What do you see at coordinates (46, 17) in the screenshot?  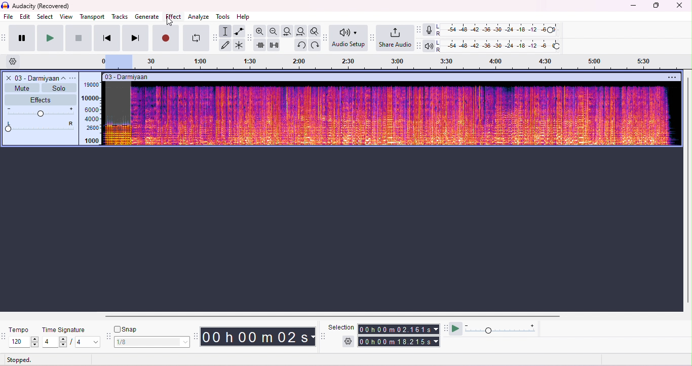 I see `select` at bounding box center [46, 17].